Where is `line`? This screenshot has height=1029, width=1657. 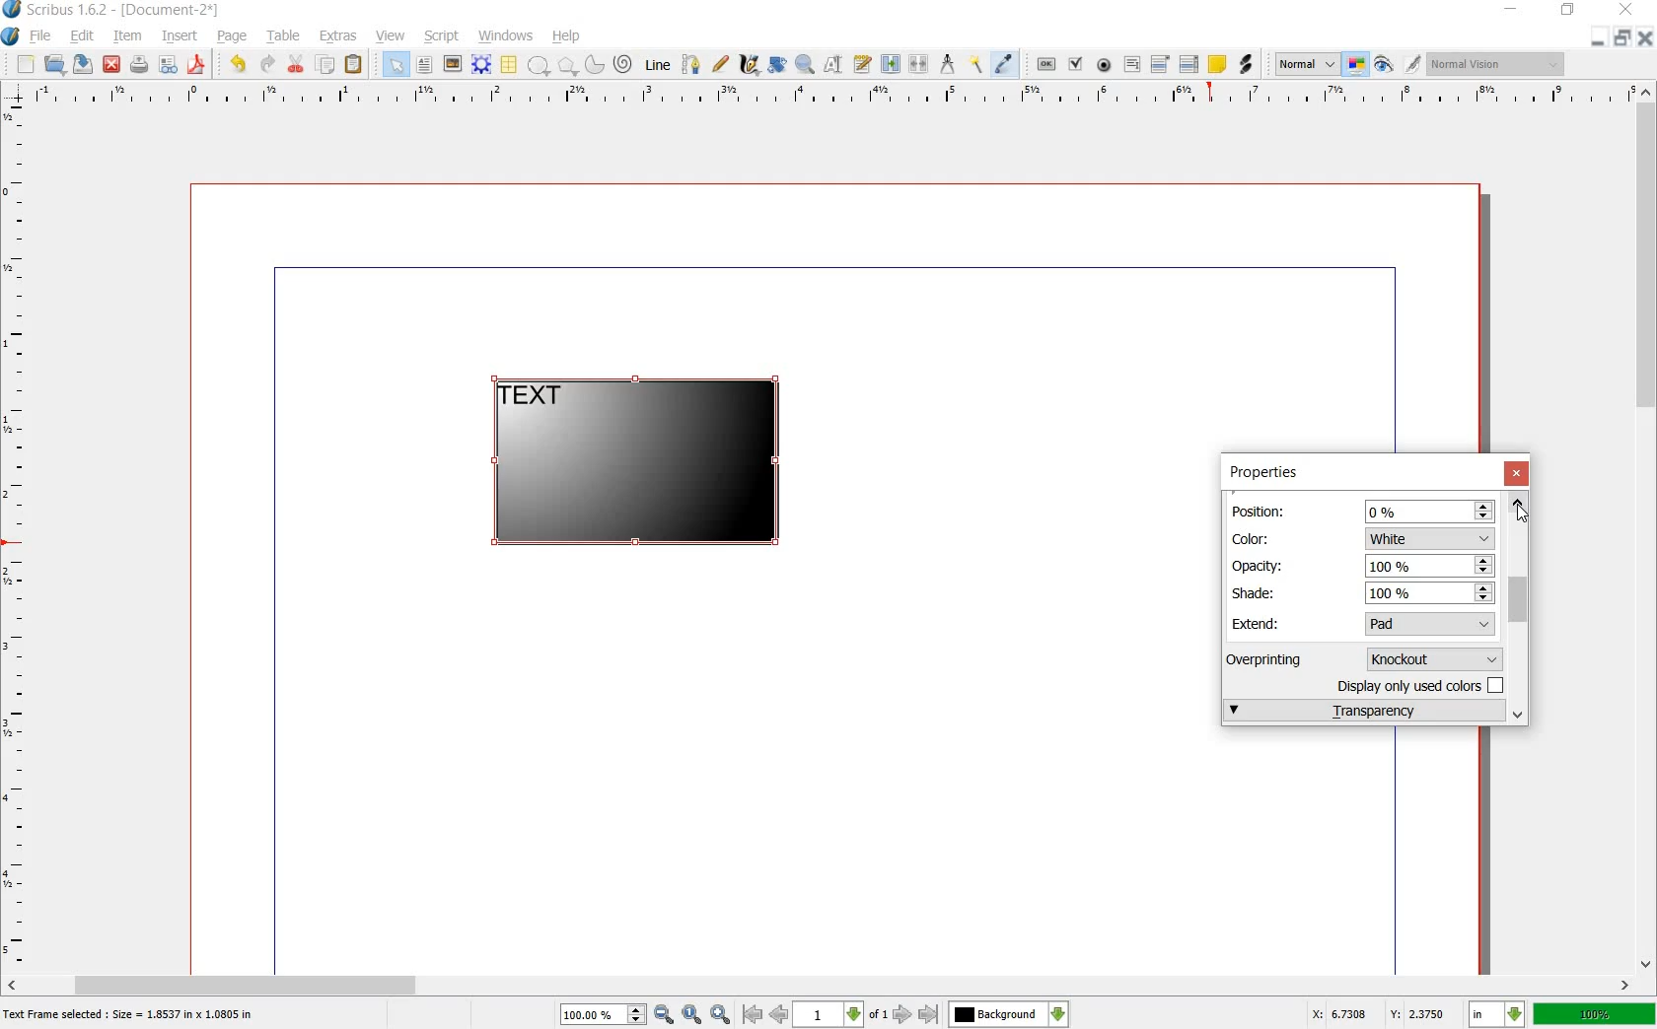 line is located at coordinates (660, 66).